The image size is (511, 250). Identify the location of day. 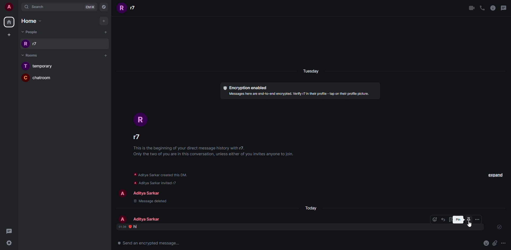
(312, 70).